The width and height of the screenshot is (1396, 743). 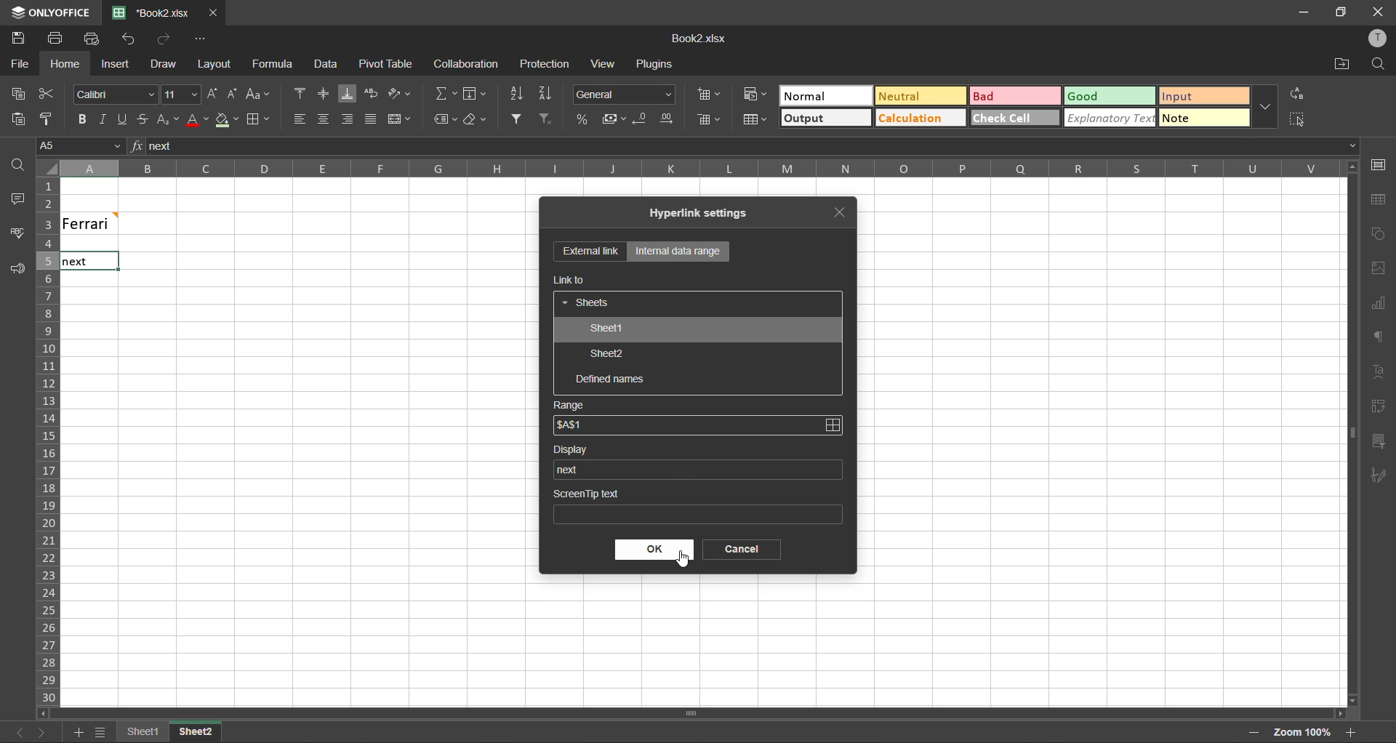 I want to click on add sheet, so click(x=78, y=732).